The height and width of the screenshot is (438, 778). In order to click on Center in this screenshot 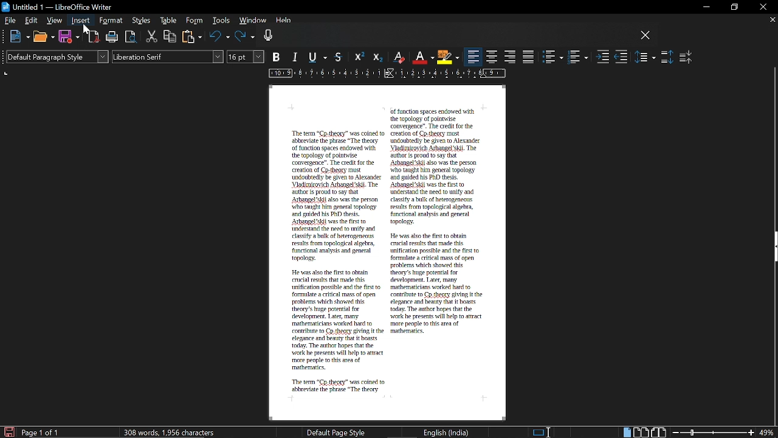, I will do `click(492, 57)`.